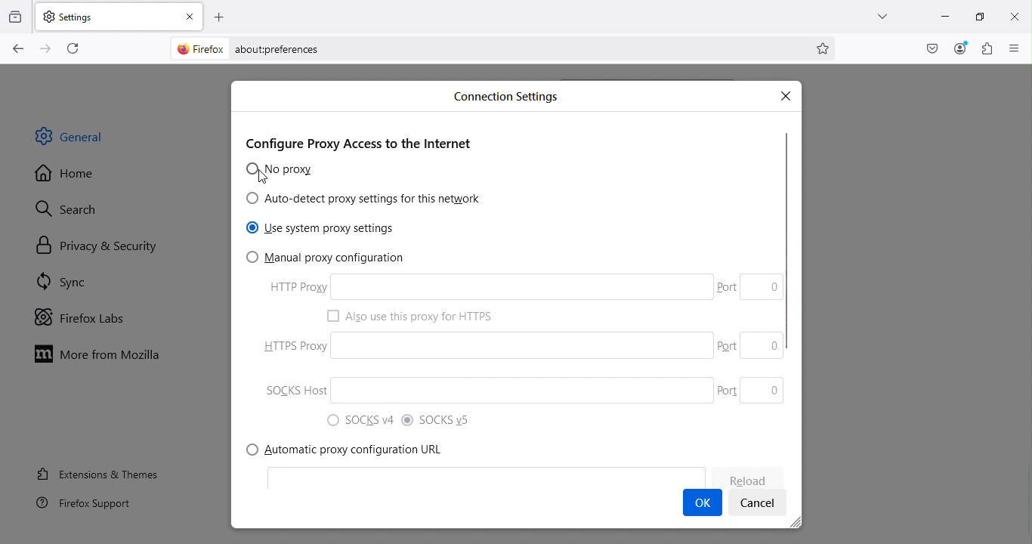 Image resolution: width=1032 pixels, height=544 pixels. Describe the element at coordinates (86, 141) in the screenshot. I see `General` at that location.